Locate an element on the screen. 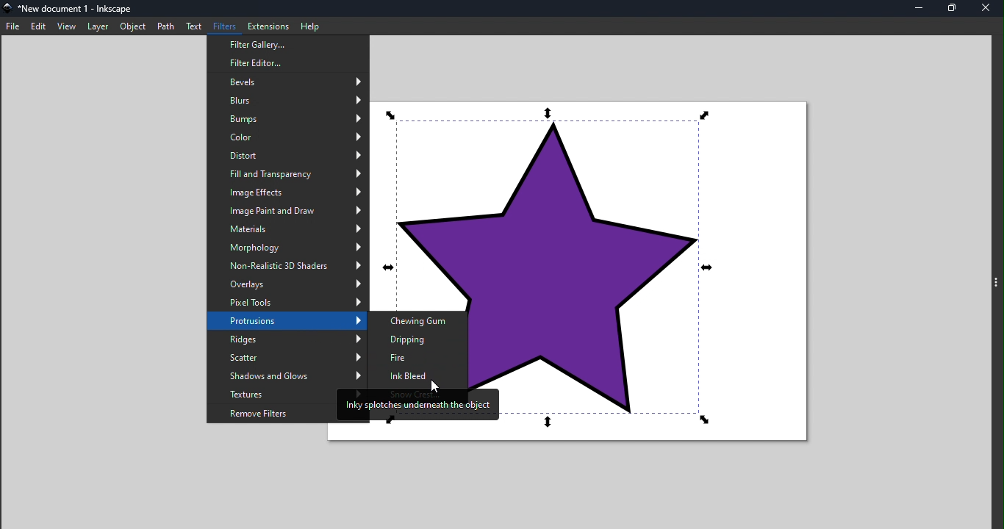  Fire is located at coordinates (417, 359).